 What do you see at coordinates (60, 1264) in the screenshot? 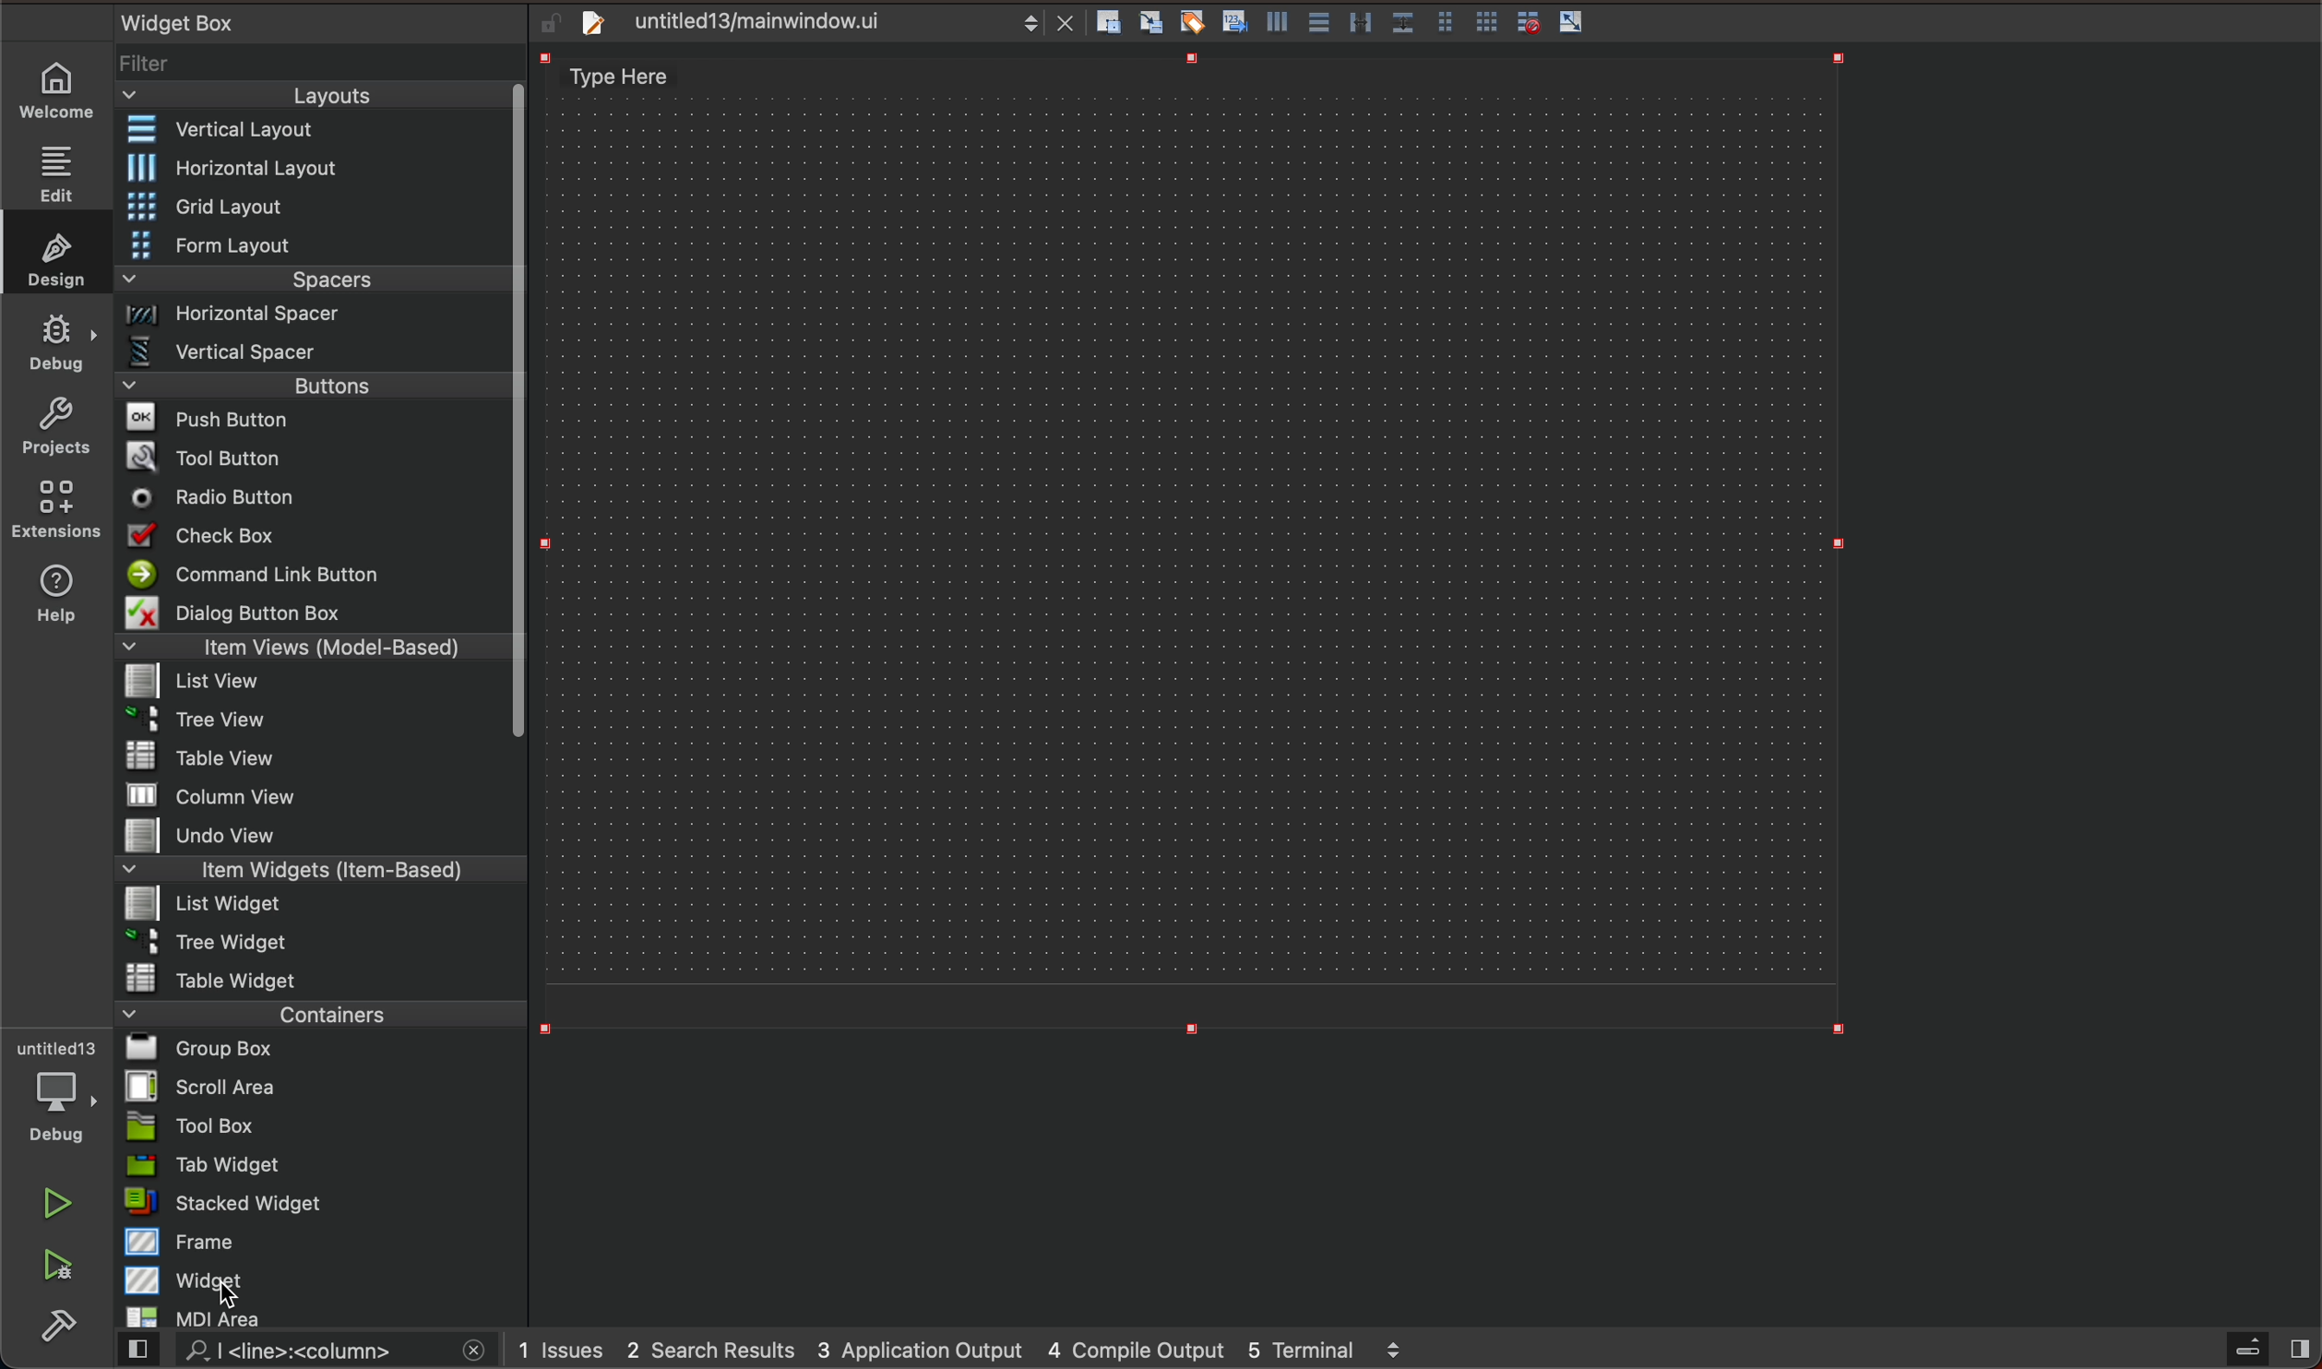
I see `debug and run` at bounding box center [60, 1264].